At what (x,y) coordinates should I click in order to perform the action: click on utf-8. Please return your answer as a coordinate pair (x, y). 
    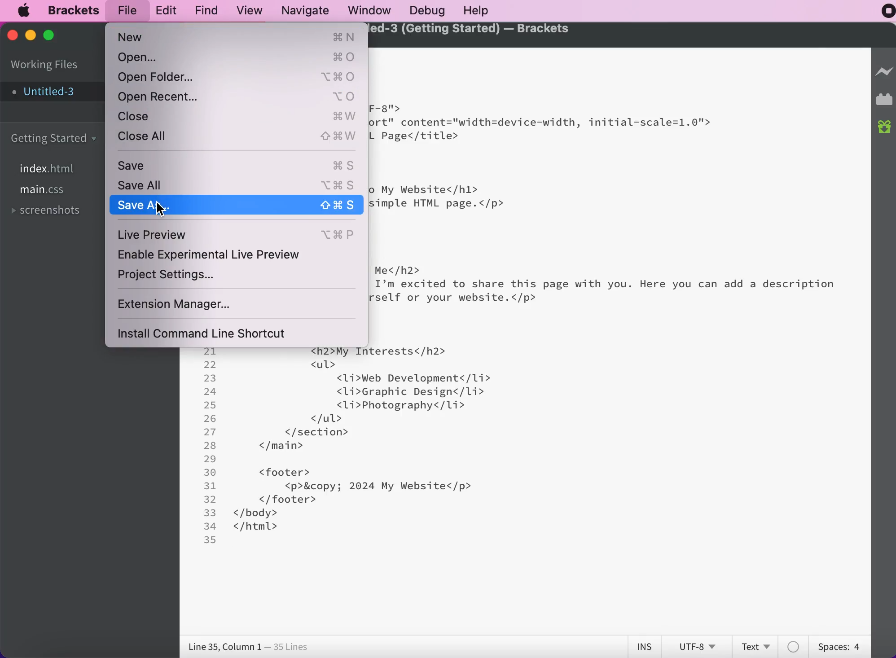
    Looking at the image, I should click on (698, 645).